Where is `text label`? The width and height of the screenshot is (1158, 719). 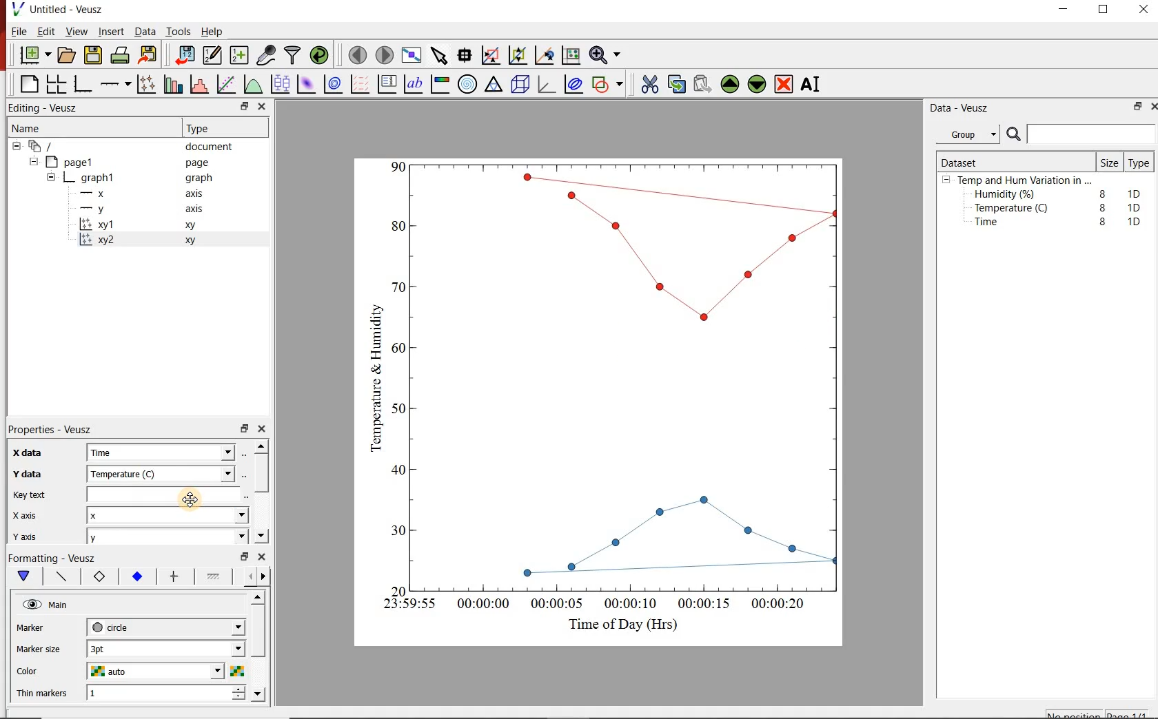
text label is located at coordinates (416, 83).